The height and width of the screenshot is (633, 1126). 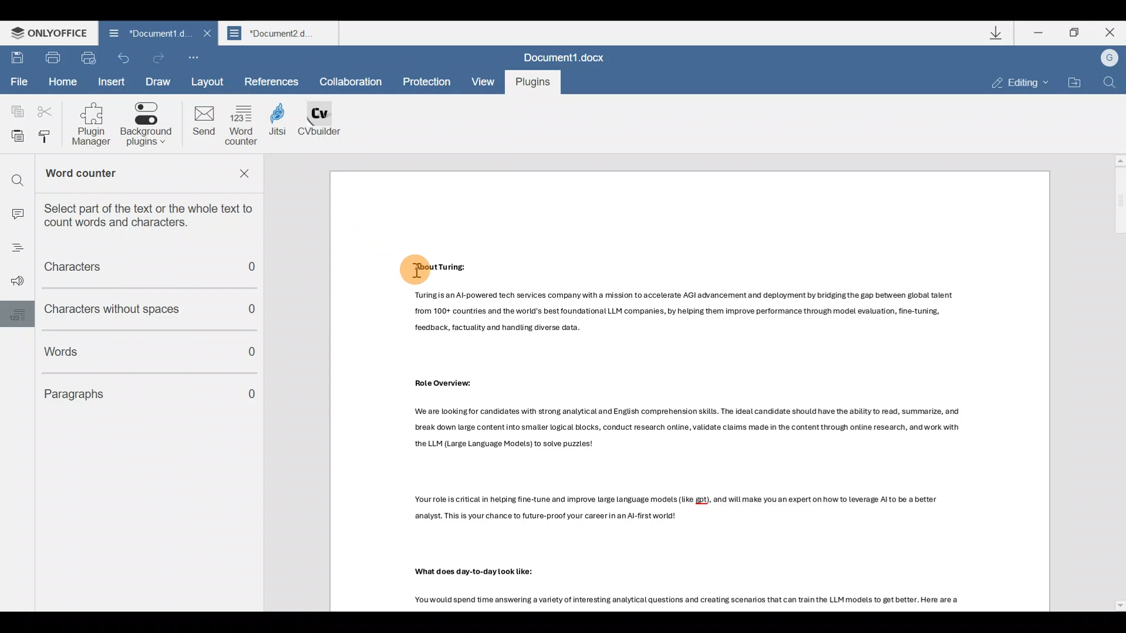 What do you see at coordinates (13, 250) in the screenshot?
I see `menu` at bounding box center [13, 250].